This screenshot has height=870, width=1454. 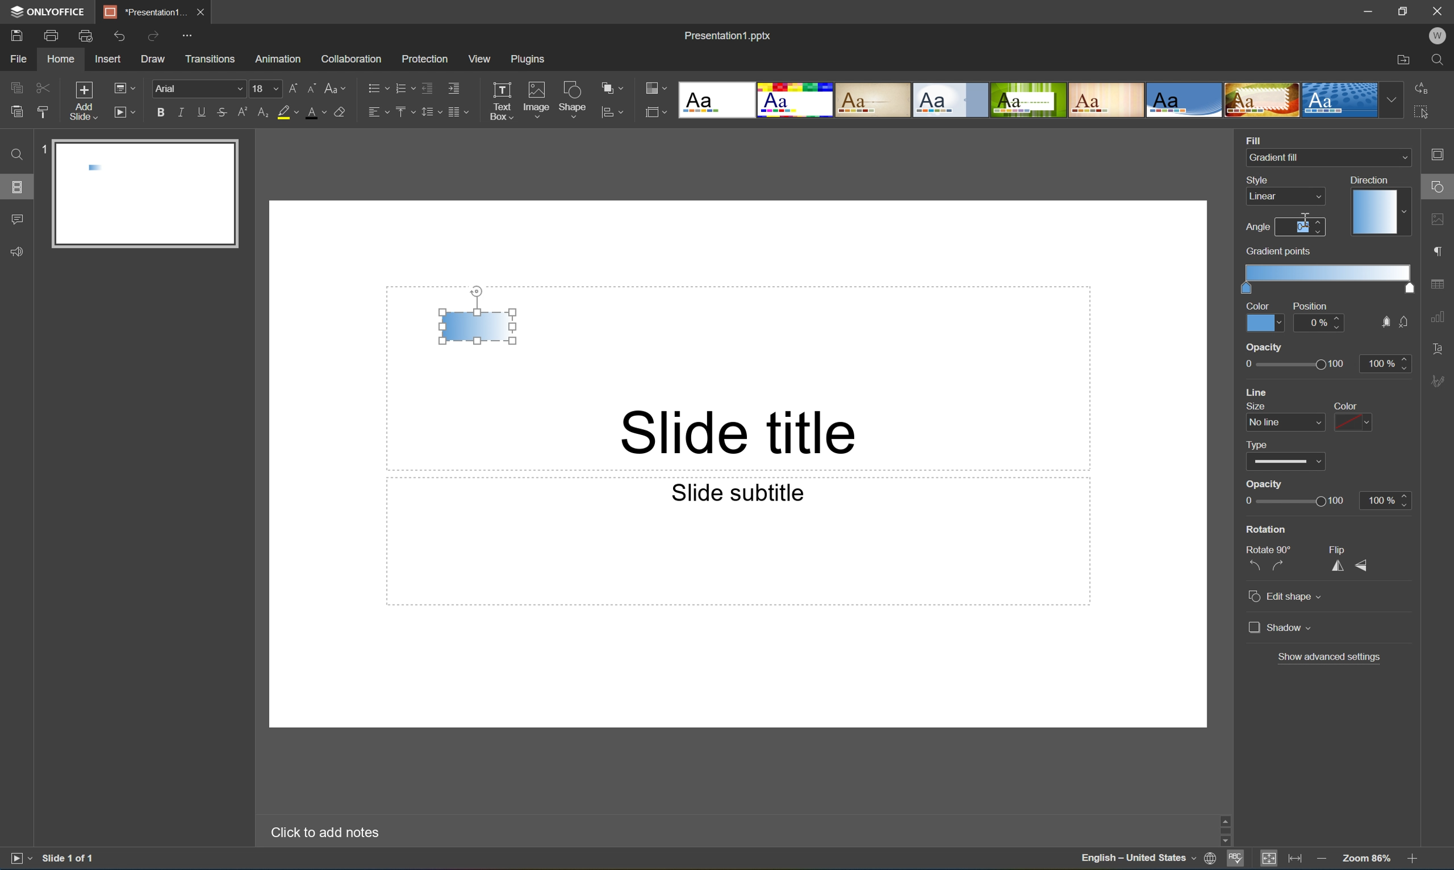 I want to click on Zoom out, so click(x=1320, y=858).